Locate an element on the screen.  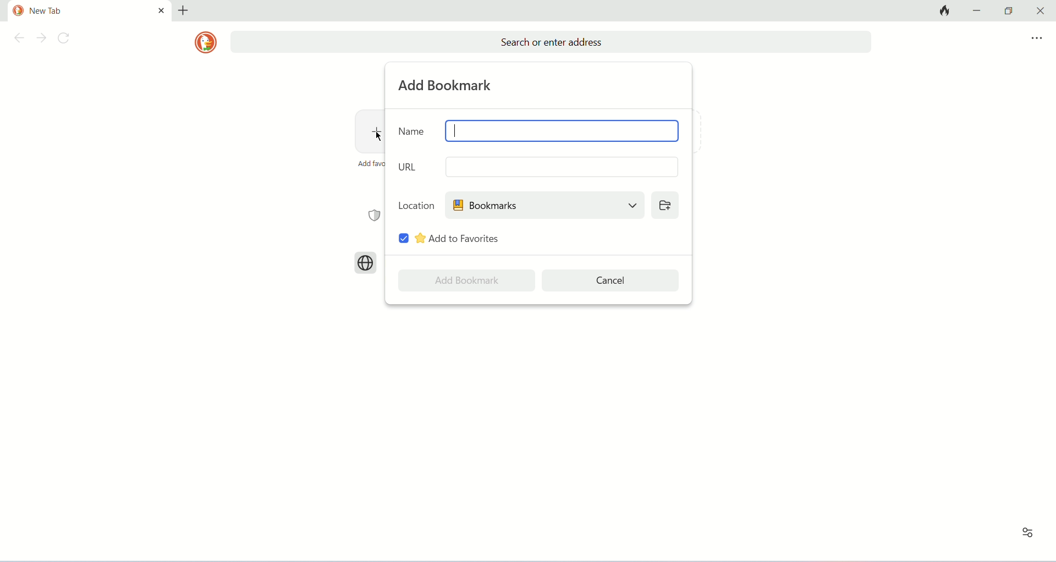
add bookmark is located at coordinates (447, 85).